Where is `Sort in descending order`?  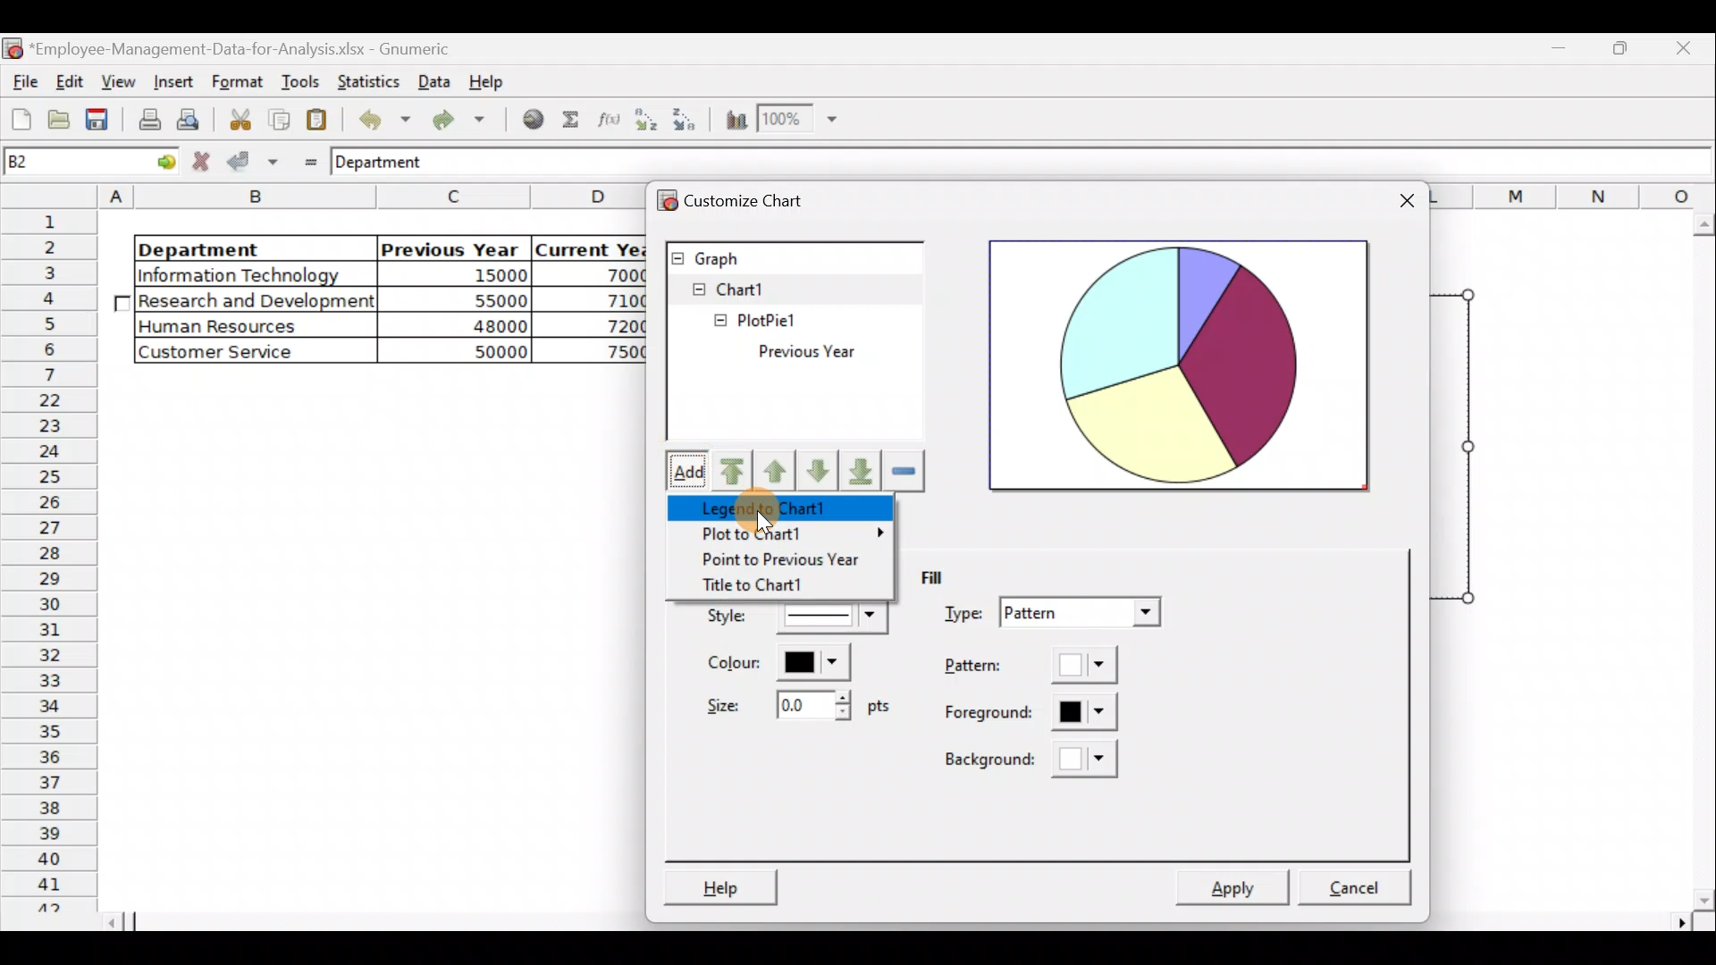
Sort in descending order is located at coordinates (686, 120).